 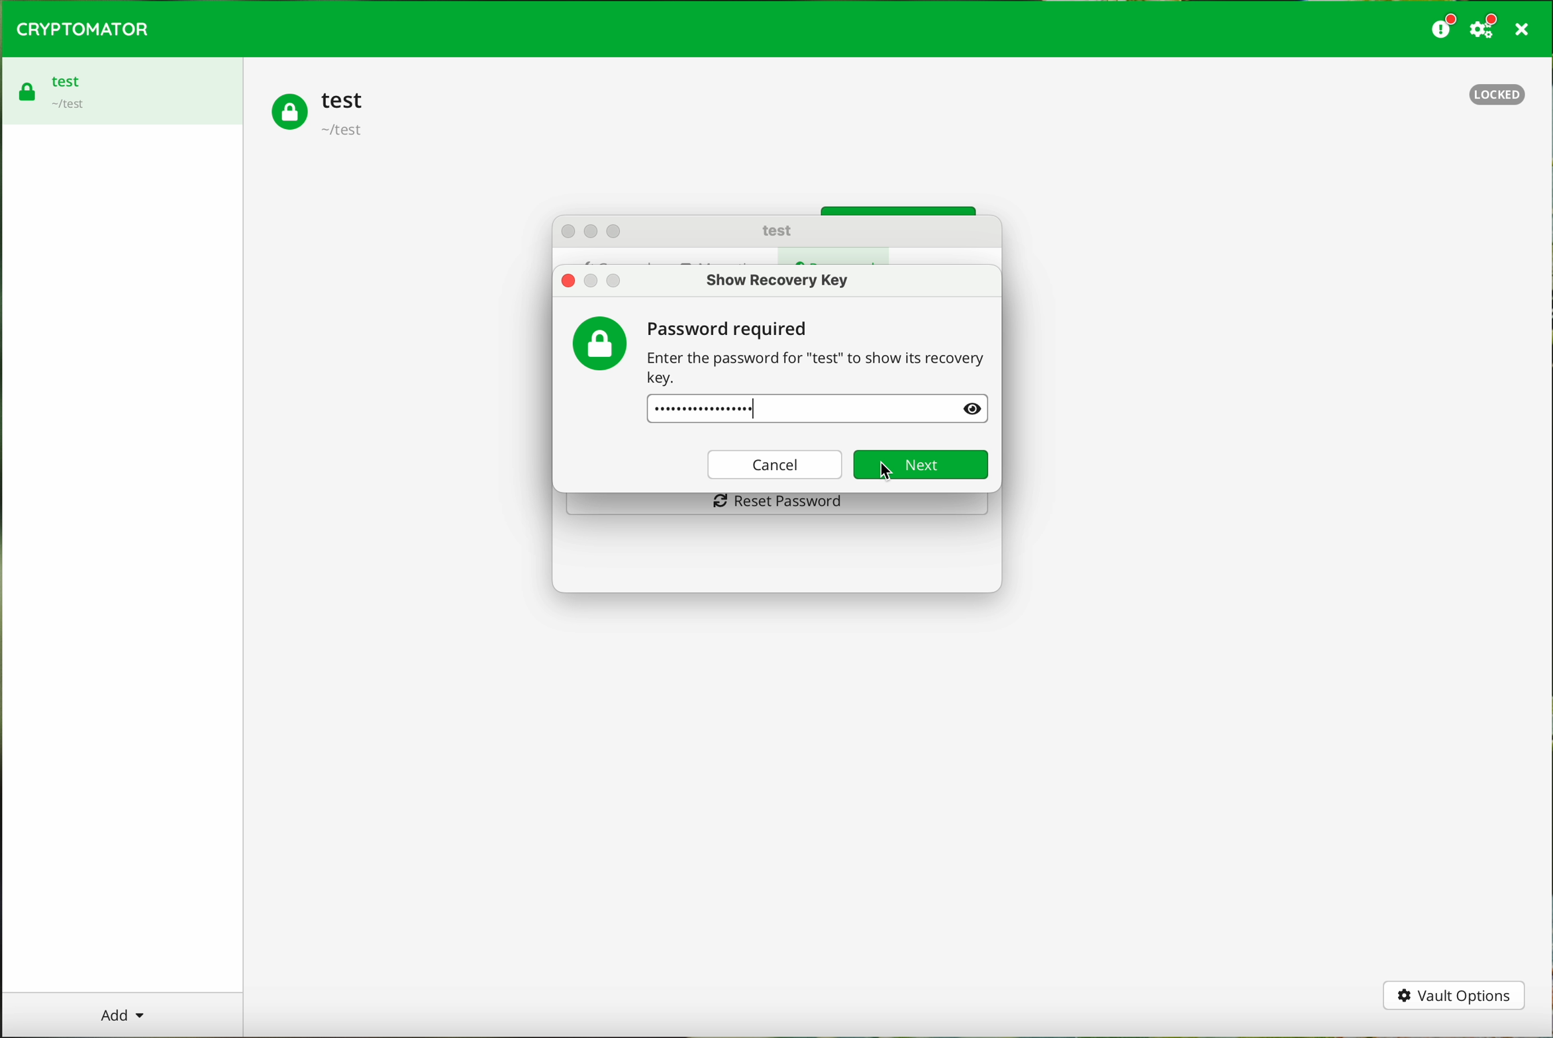 I want to click on close program, so click(x=1526, y=29).